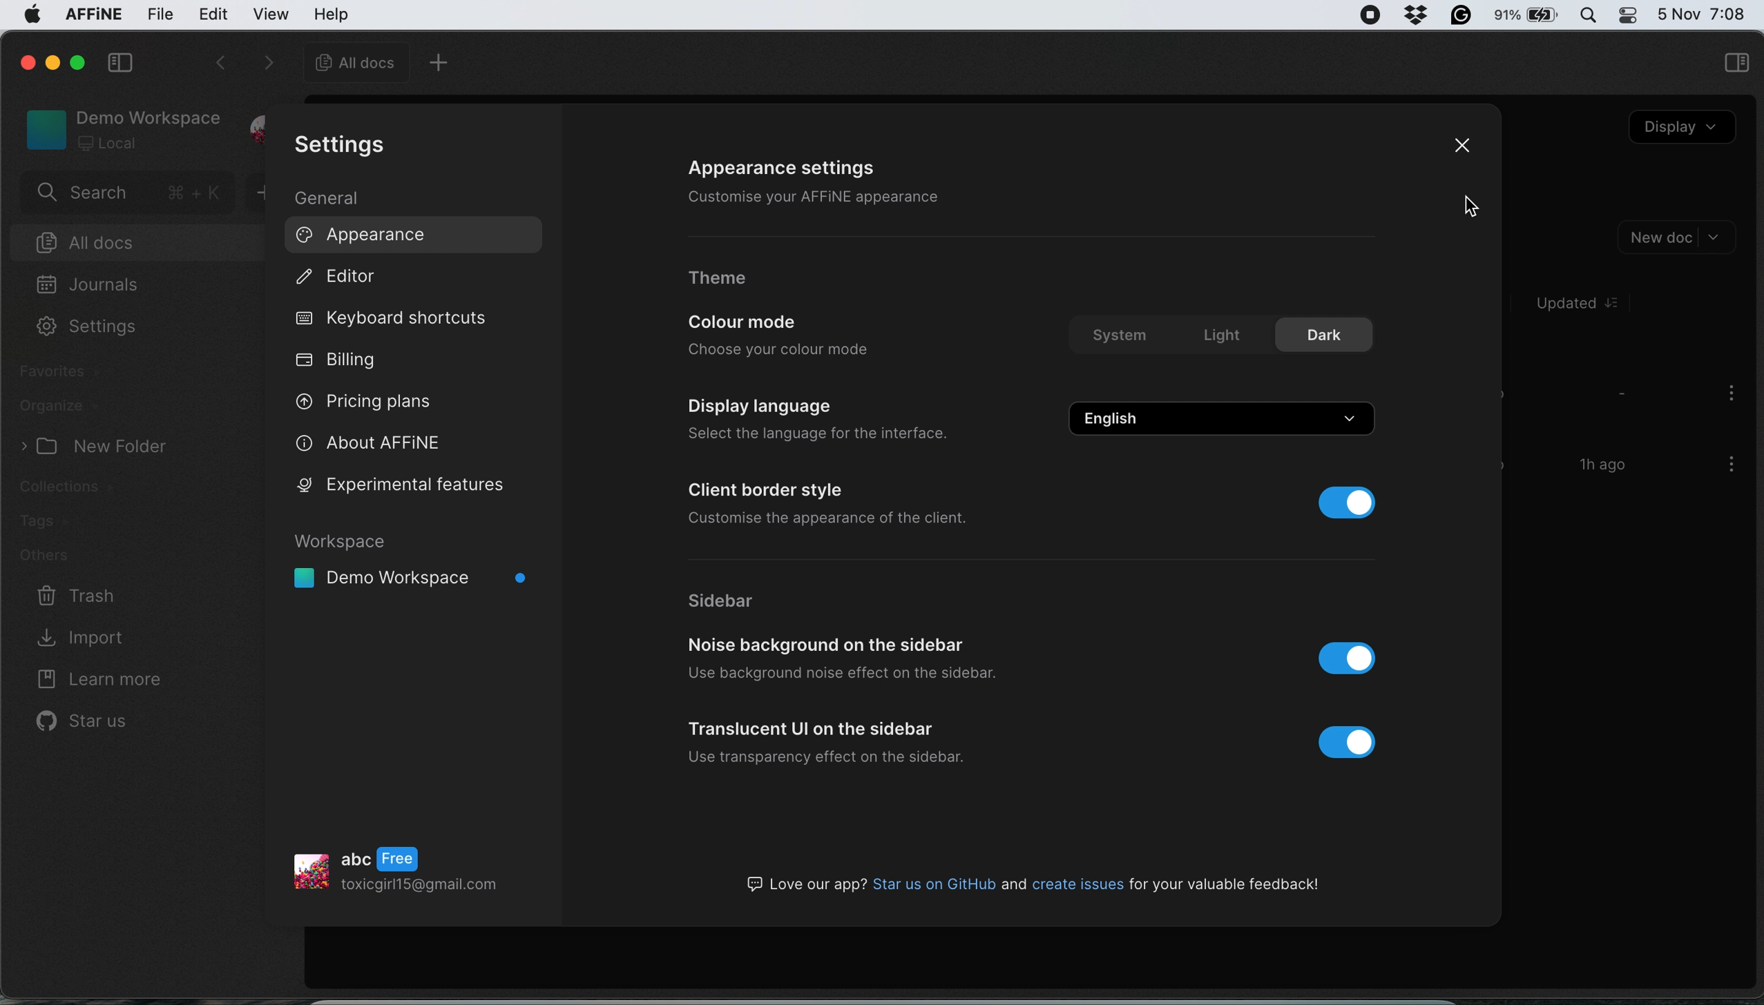  What do you see at coordinates (402, 320) in the screenshot?
I see `keyboard shortcute` at bounding box center [402, 320].